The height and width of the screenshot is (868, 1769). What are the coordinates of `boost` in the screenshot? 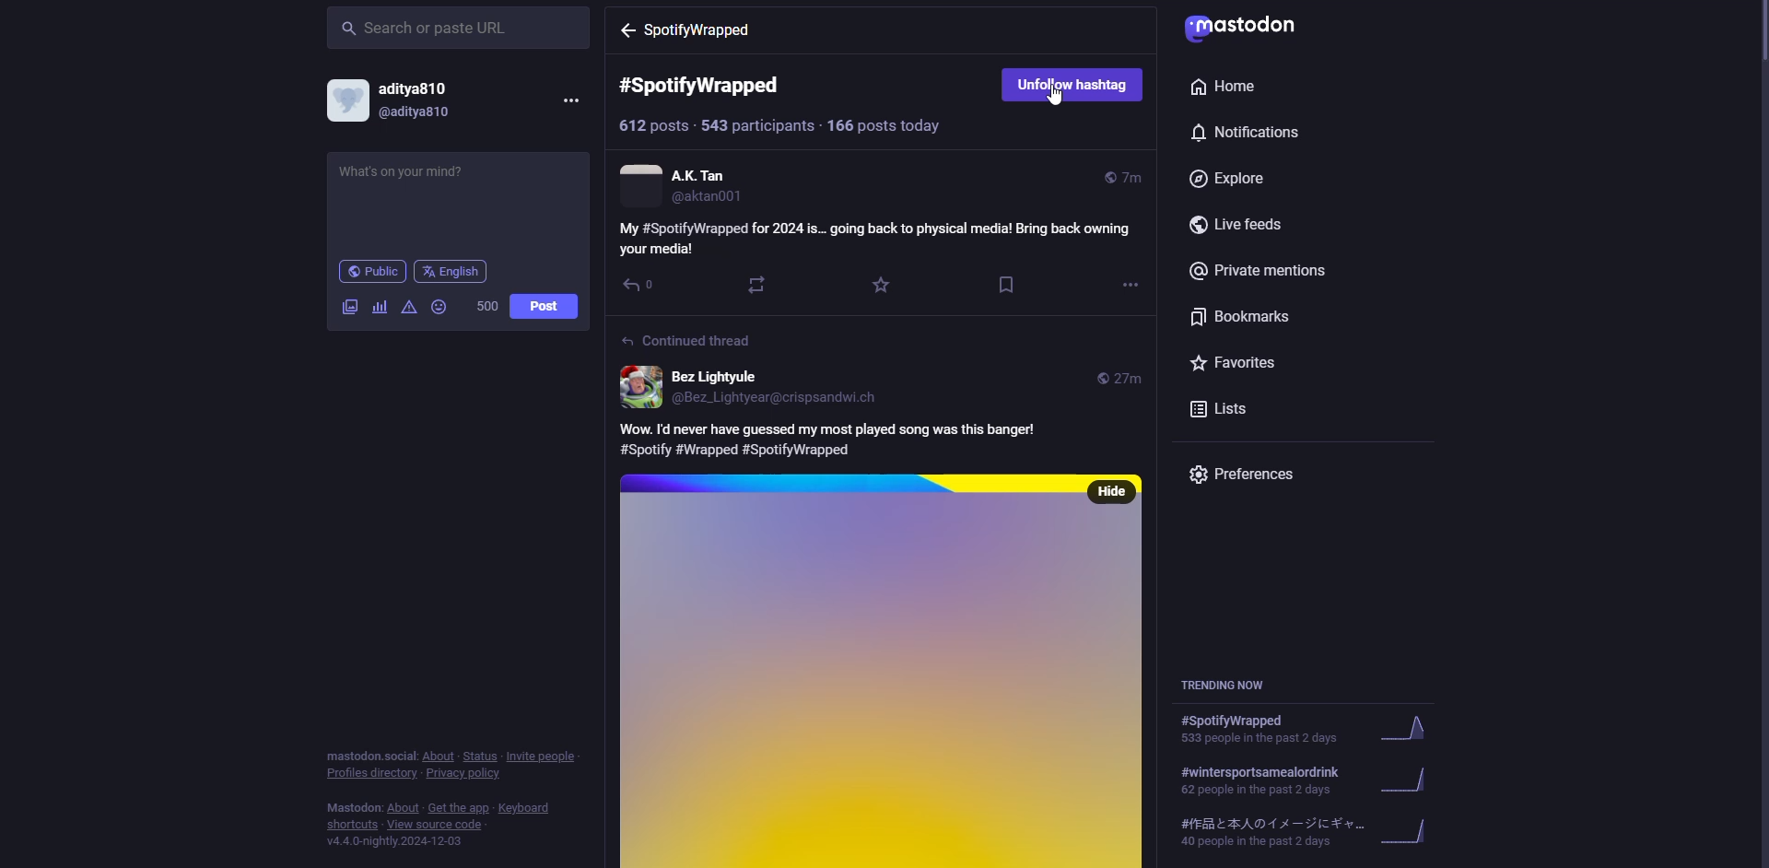 It's located at (760, 286).